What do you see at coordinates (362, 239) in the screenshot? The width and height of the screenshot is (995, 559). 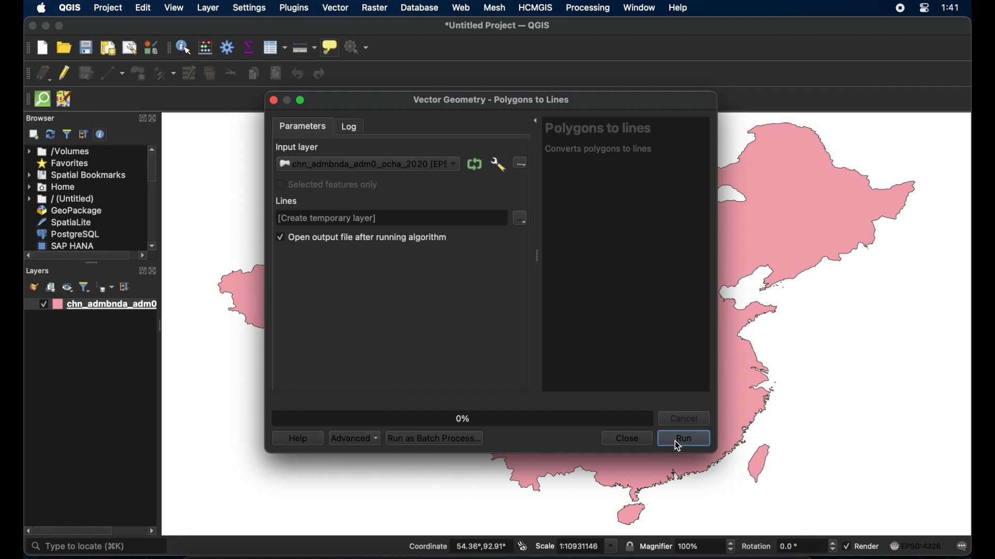 I see `open output file after running algorithm` at bounding box center [362, 239].